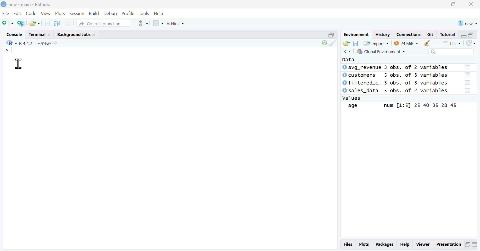  Describe the element at coordinates (423, 245) in the screenshot. I see `Viewer` at that location.